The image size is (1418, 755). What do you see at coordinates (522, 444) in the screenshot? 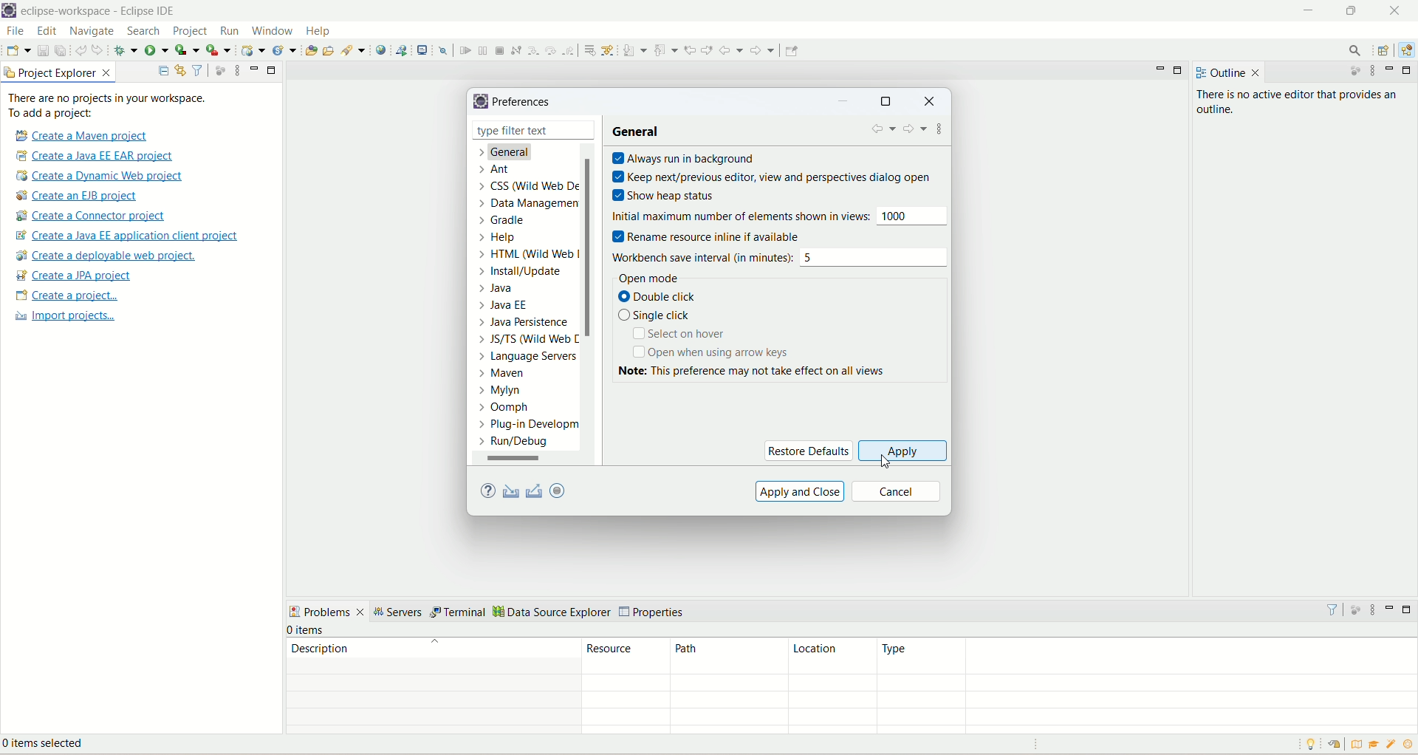
I see `run/debug` at bounding box center [522, 444].